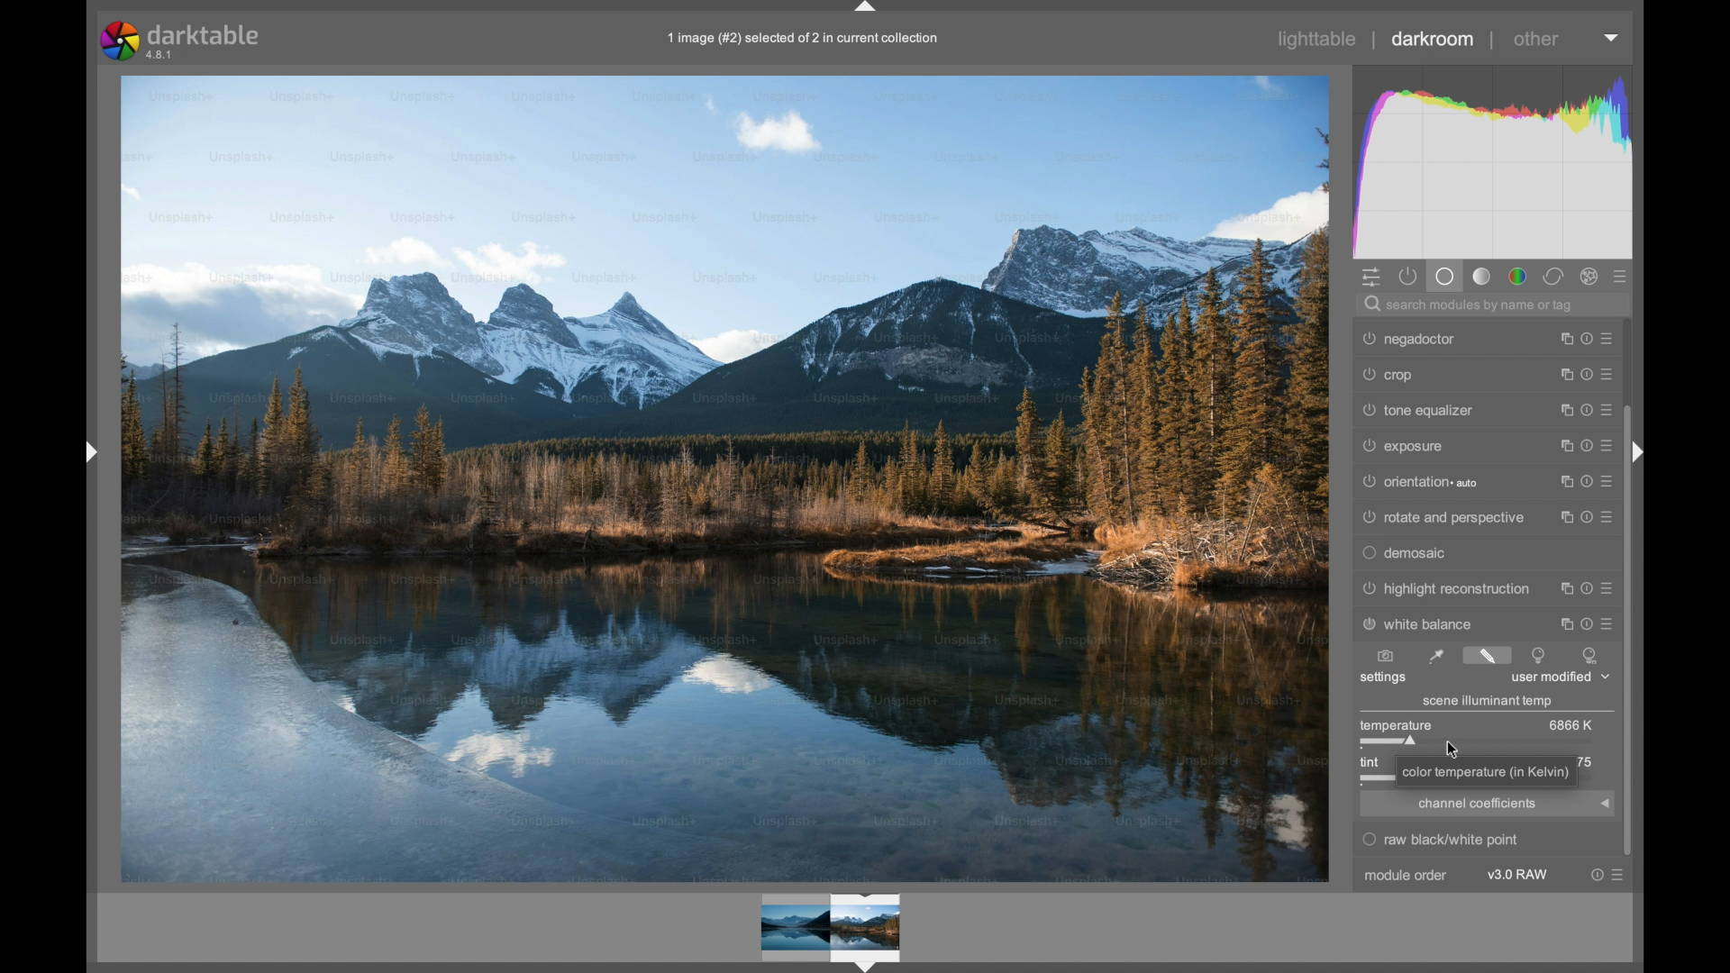  I want to click on reset parameters, so click(1585, 370).